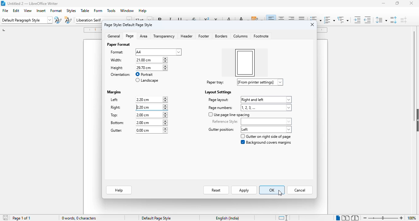 The width and height of the screenshot is (419, 221). What do you see at coordinates (166, 99) in the screenshot?
I see `increment or decrement` at bounding box center [166, 99].